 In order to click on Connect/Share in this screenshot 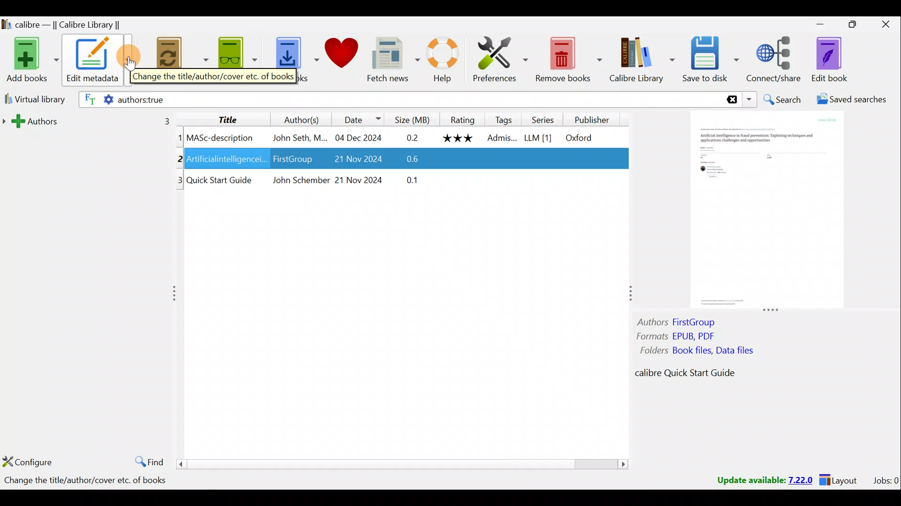, I will do `click(775, 63)`.